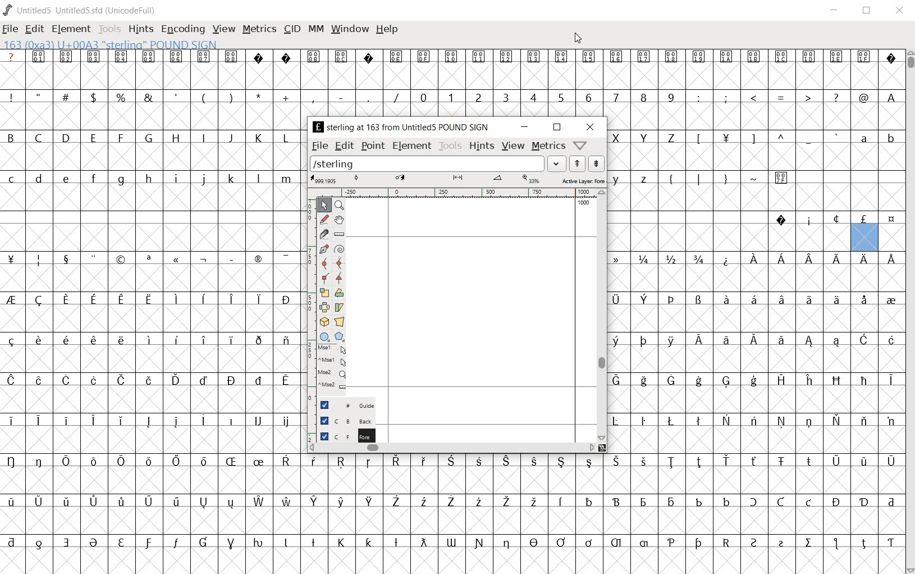  What do you see at coordinates (671, 543) in the screenshot?
I see `Symbol` at bounding box center [671, 543].